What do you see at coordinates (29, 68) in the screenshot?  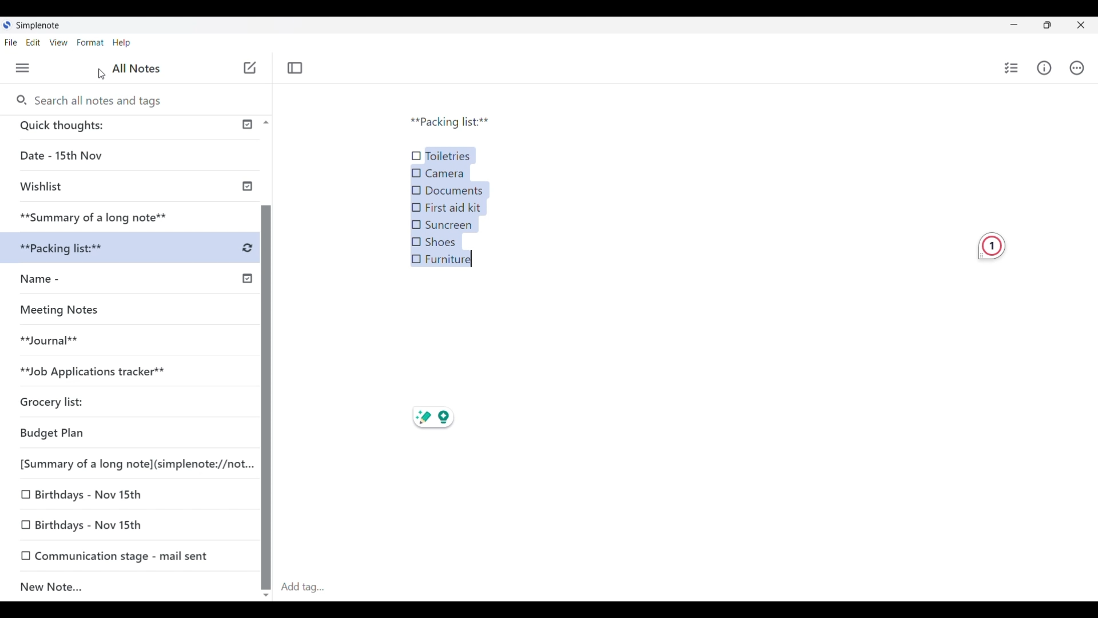 I see `menu` at bounding box center [29, 68].